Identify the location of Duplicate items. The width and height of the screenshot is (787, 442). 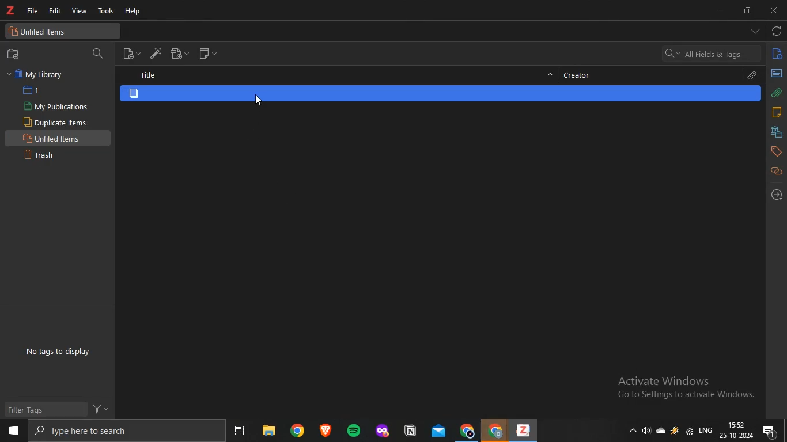
(56, 122).